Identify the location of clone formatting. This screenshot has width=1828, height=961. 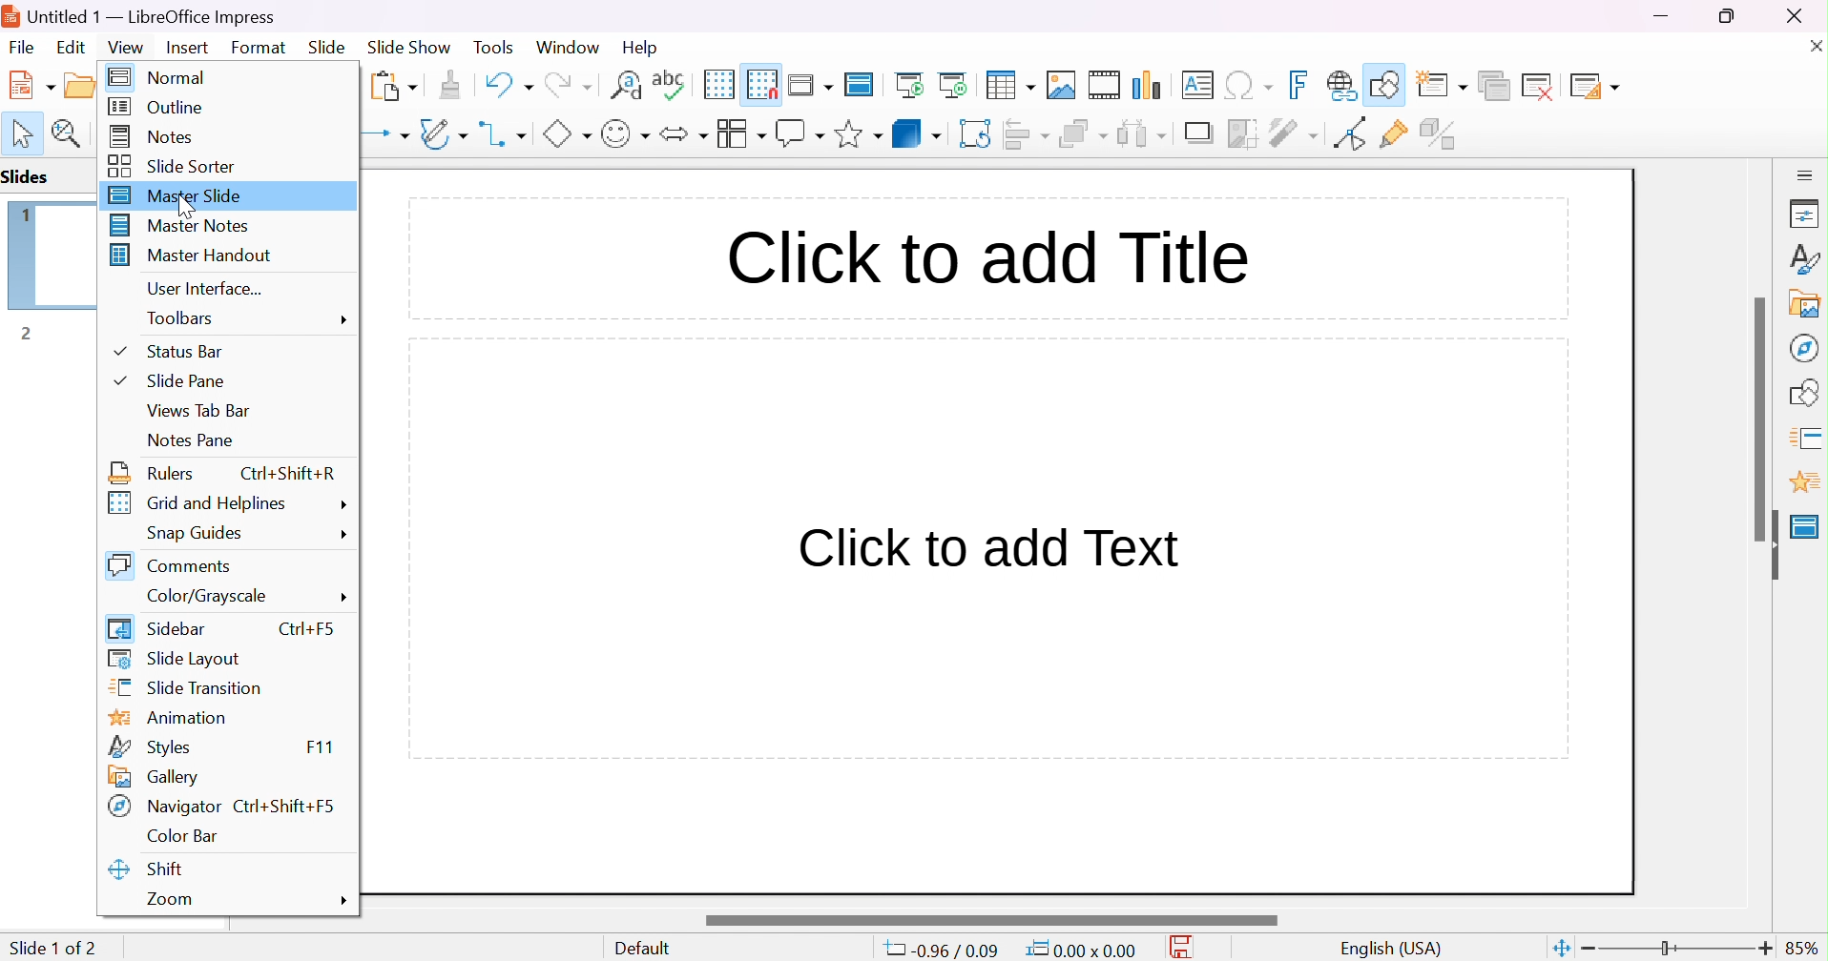
(450, 85).